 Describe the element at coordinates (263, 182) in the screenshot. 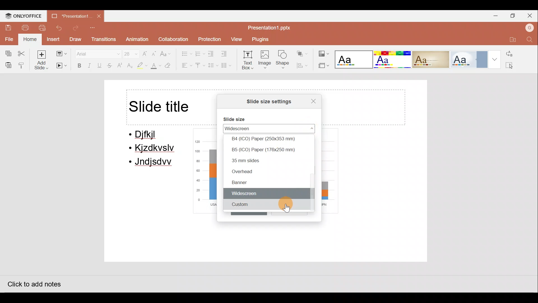

I see `Banner` at that location.